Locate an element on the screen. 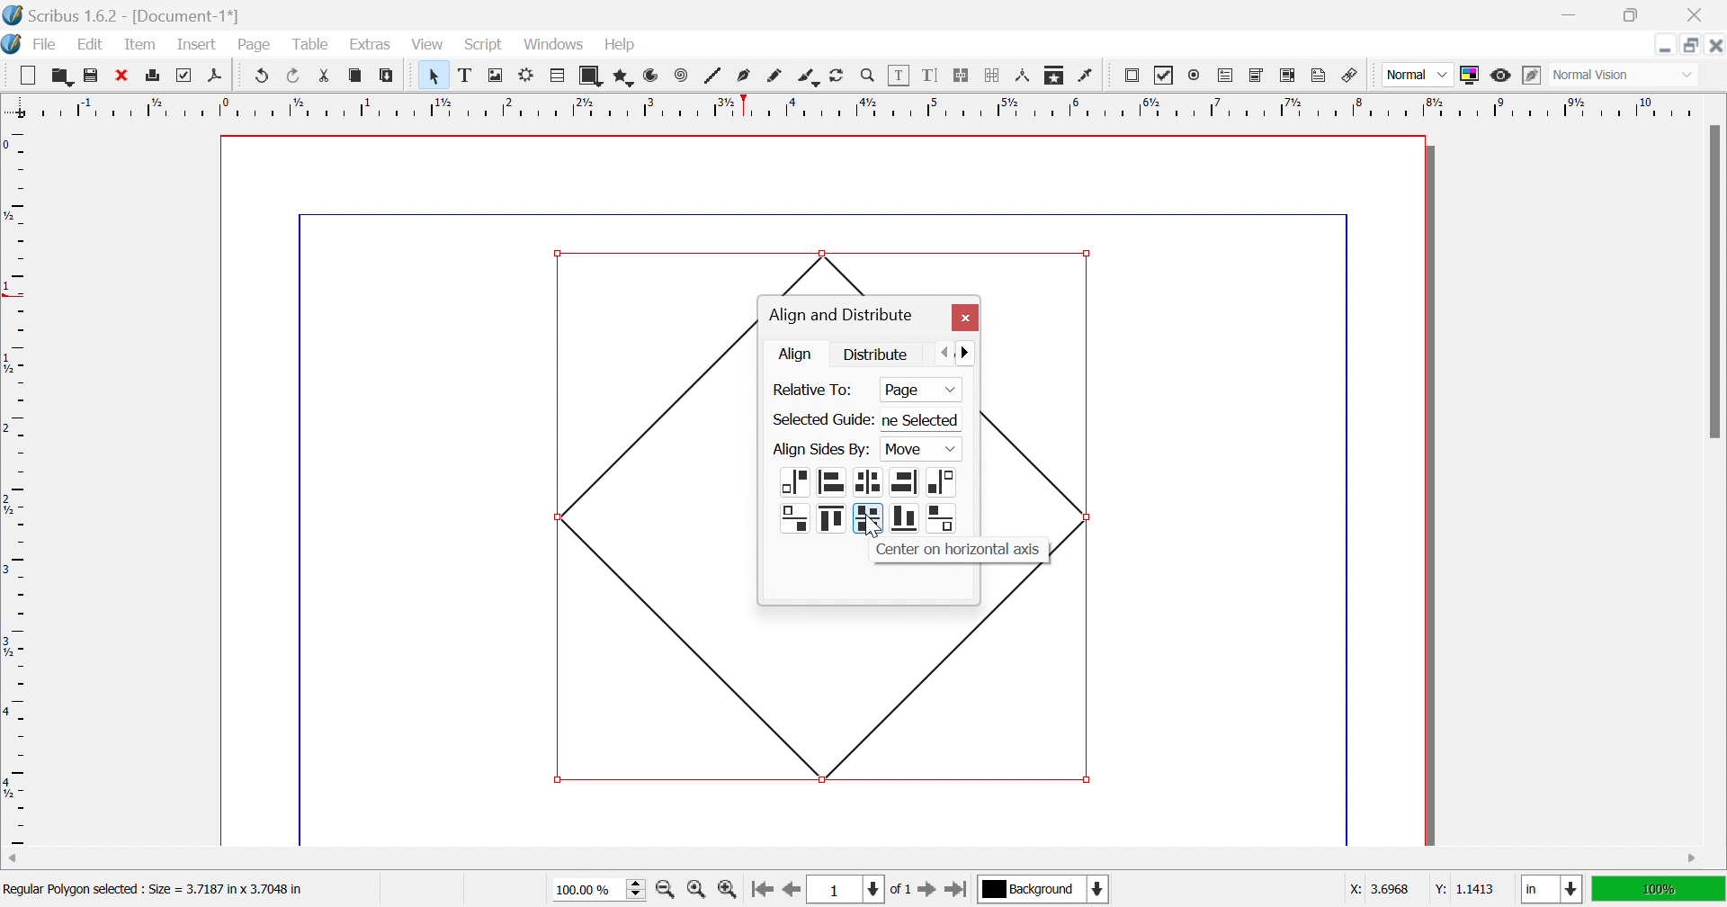 The width and height of the screenshot is (1727, 907). Insert is located at coordinates (197, 43).